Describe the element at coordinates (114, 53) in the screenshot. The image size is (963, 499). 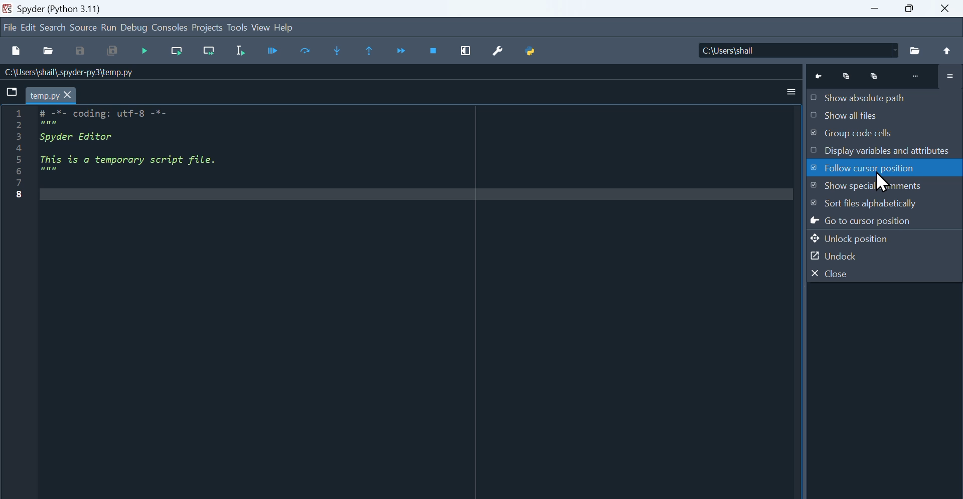
I see `Save all` at that location.